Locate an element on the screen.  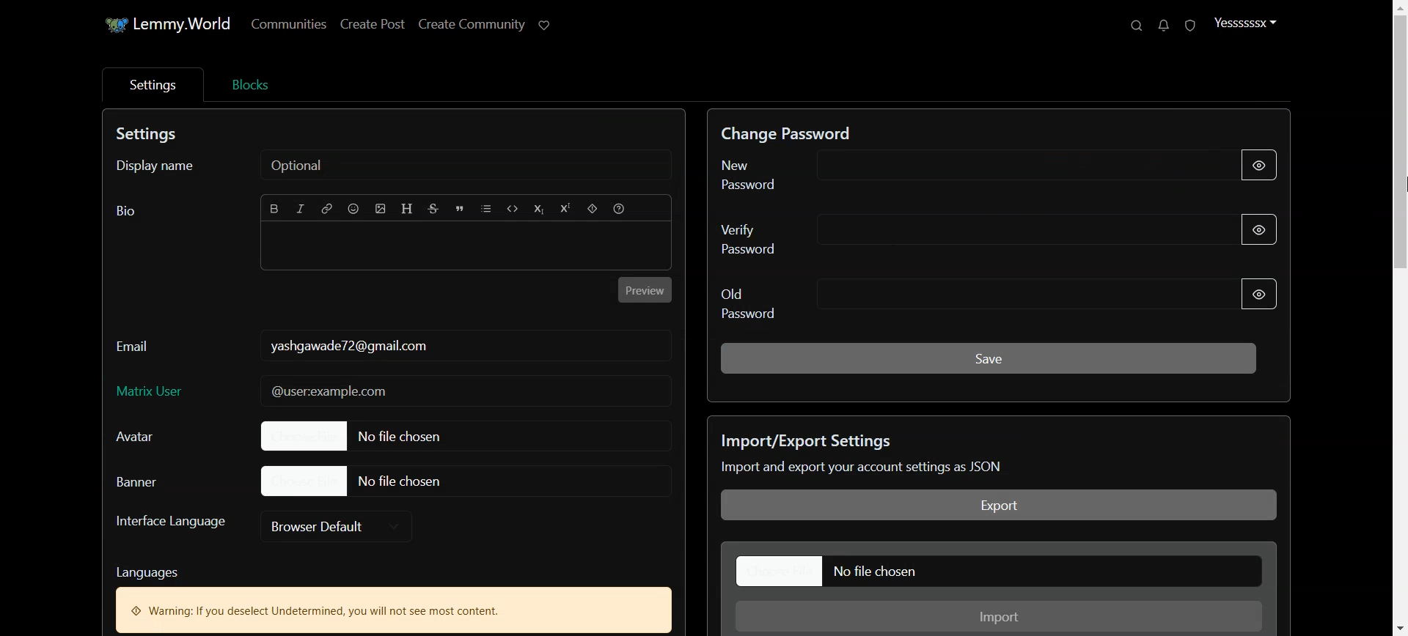
Banner is located at coordinates (147, 480).